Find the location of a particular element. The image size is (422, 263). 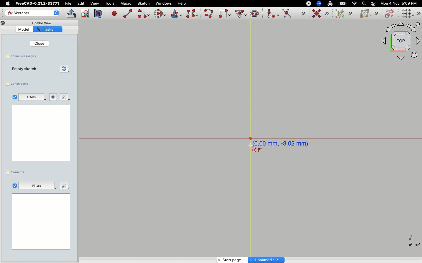

Sketch is located at coordinates (144, 4).